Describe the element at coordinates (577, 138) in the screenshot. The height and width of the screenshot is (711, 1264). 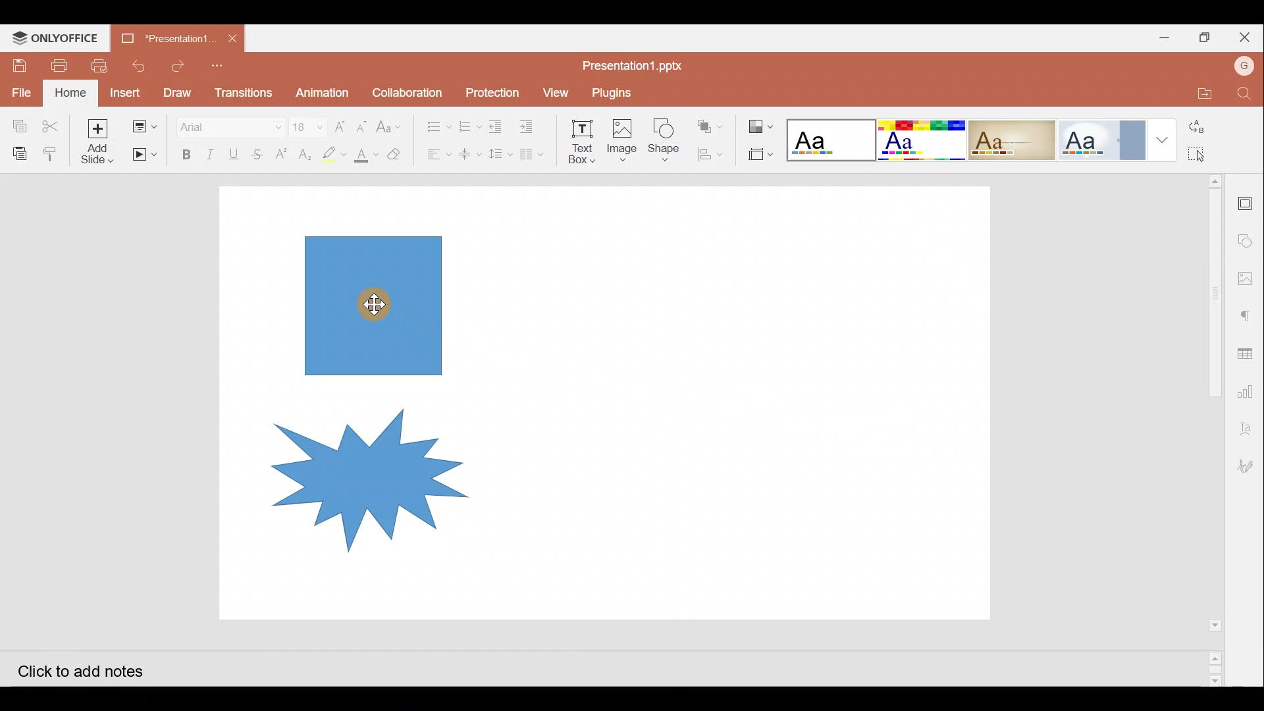
I see `Insert text box` at that location.